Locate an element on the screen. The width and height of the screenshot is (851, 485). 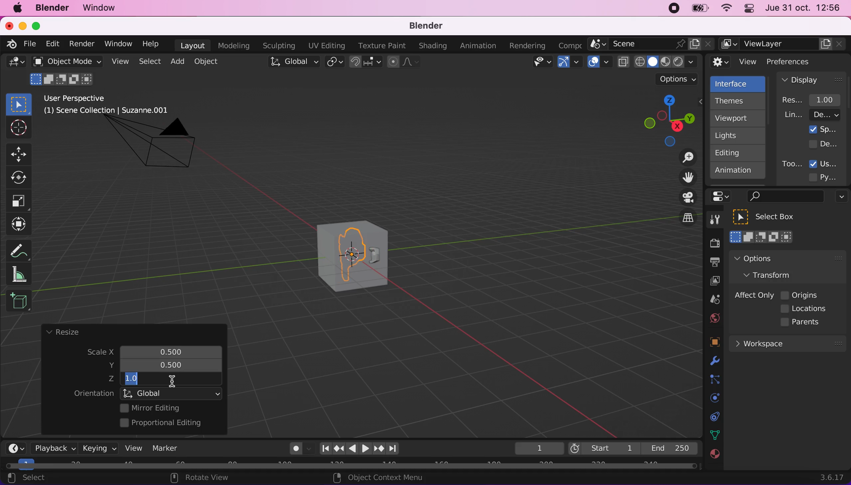
add cube is located at coordinates (19, 301).